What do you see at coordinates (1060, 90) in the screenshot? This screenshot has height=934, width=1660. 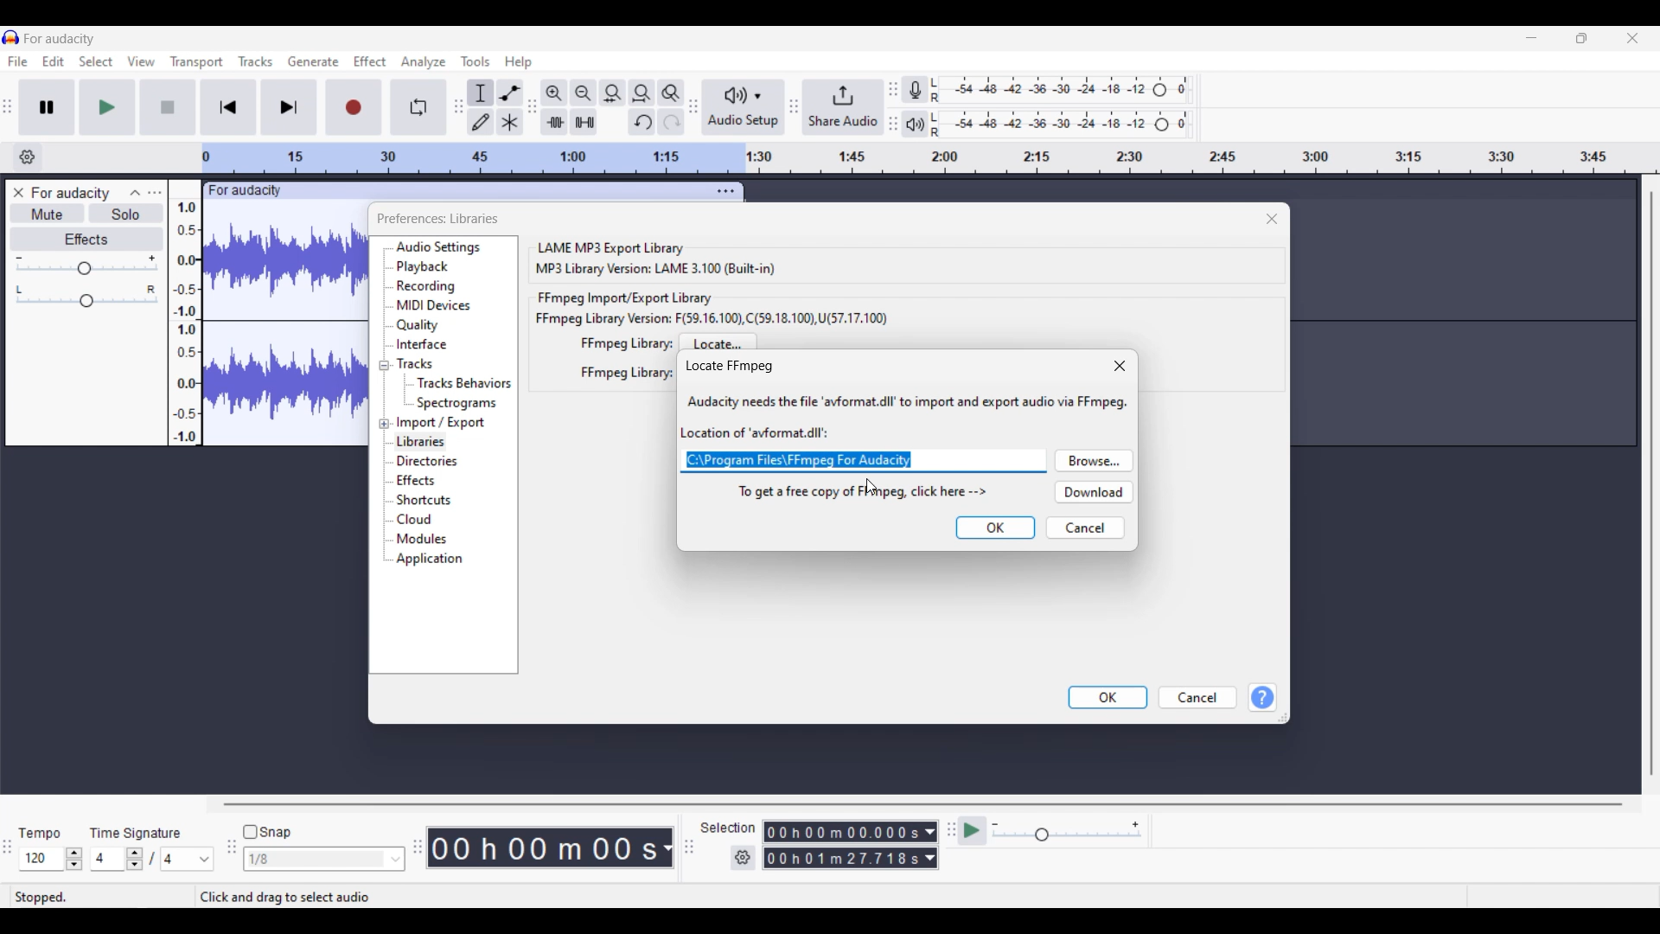 I see `Recording level` at bounding box center [1060, 90].